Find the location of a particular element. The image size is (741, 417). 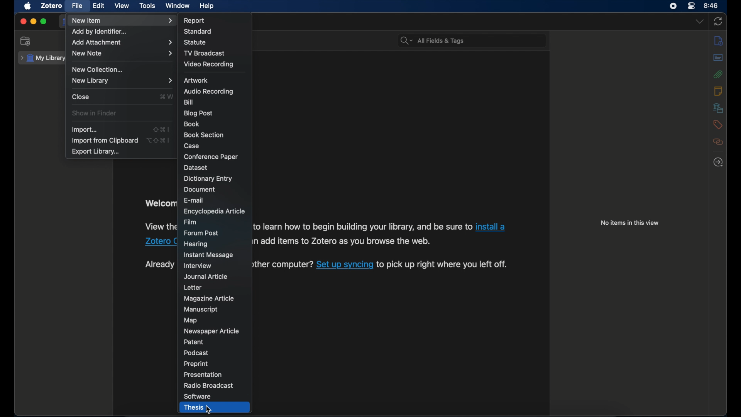

blog post is located at coordinates (198, 113).